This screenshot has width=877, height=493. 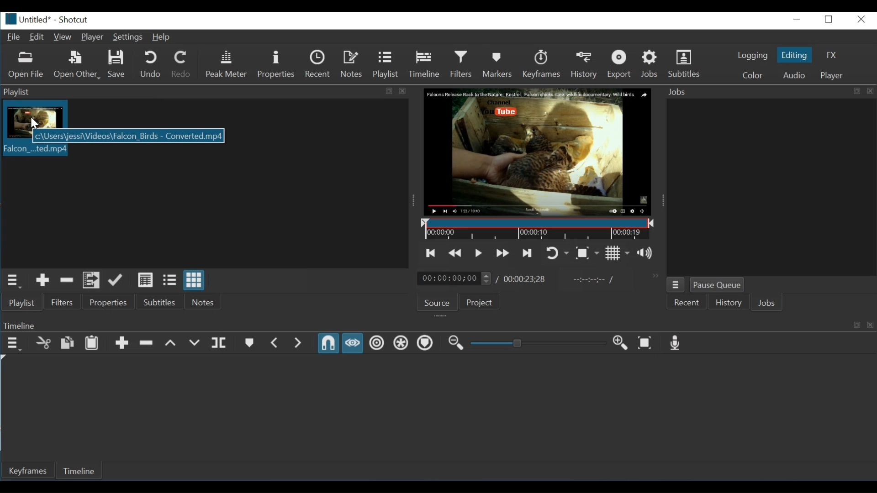 I want to click on Job menu, so click(x=676, y=285).